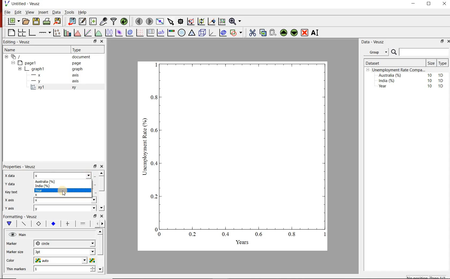 The image size is (450, 279). I want to click on y axis, so click(58, 81).